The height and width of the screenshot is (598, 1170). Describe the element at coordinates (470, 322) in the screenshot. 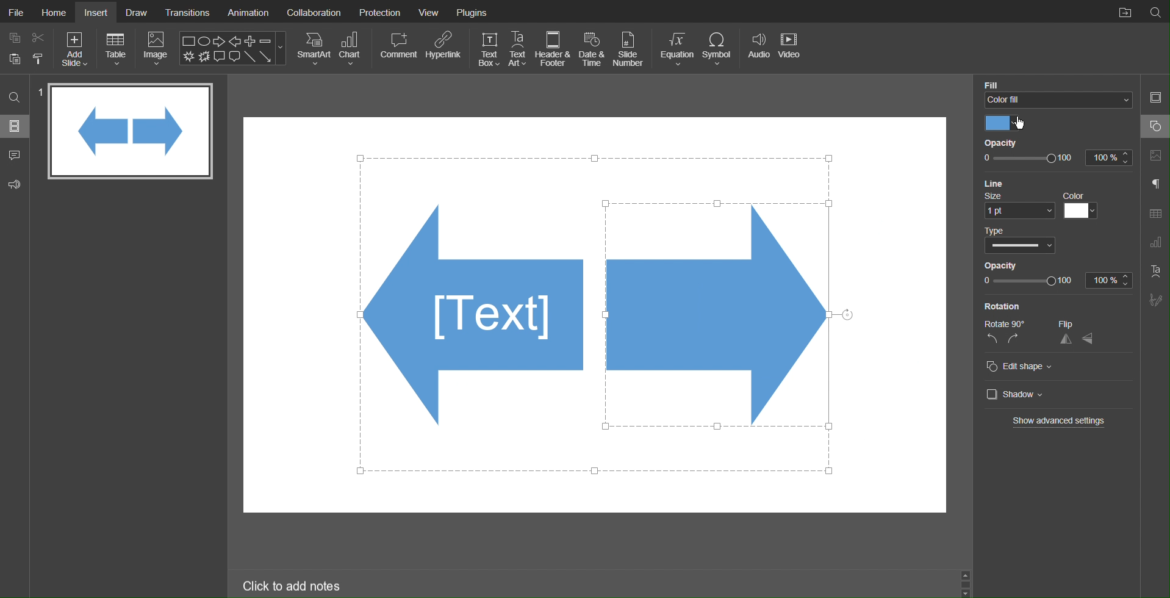

I see `Shapes` at that location.